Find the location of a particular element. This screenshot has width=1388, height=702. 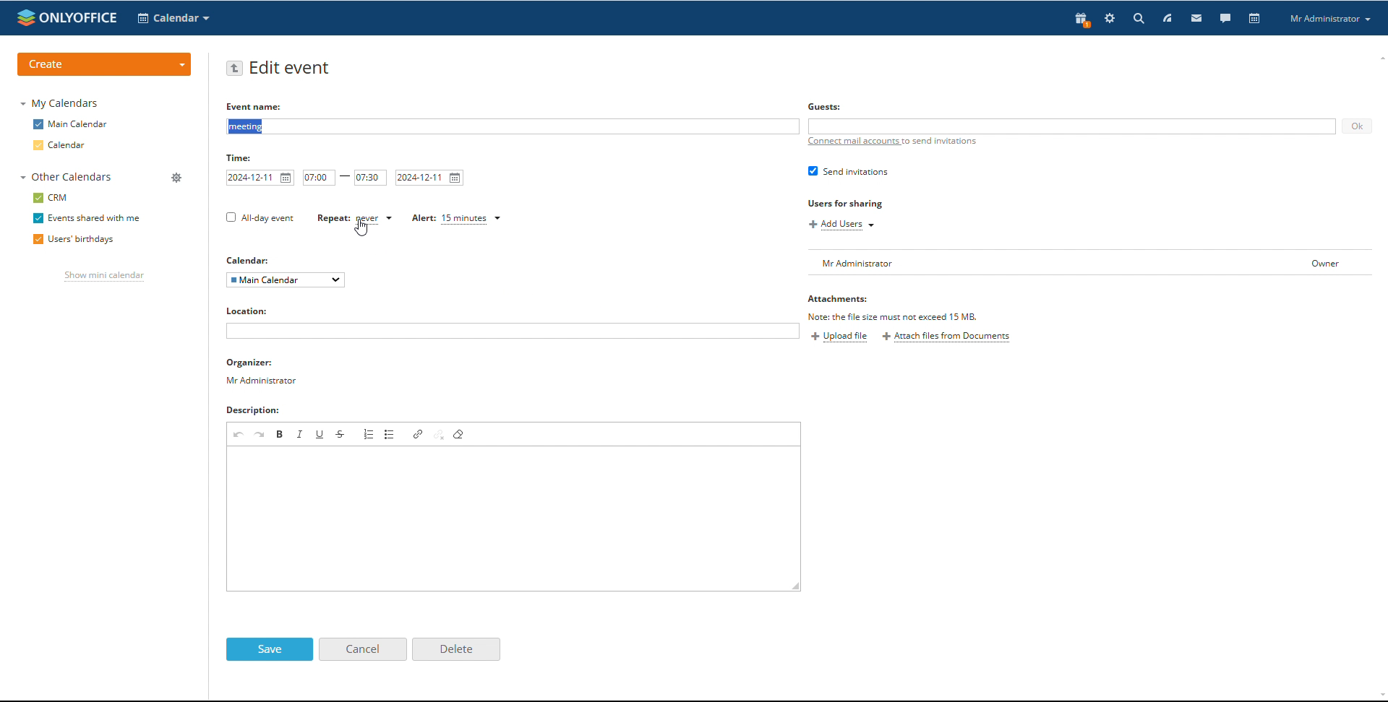

manage is located at coordinates (178, 178).